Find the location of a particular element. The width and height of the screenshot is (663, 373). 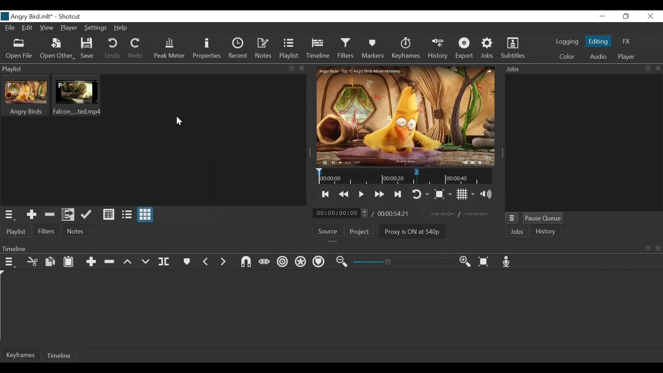

Properties is located at coordinates (208, 49).